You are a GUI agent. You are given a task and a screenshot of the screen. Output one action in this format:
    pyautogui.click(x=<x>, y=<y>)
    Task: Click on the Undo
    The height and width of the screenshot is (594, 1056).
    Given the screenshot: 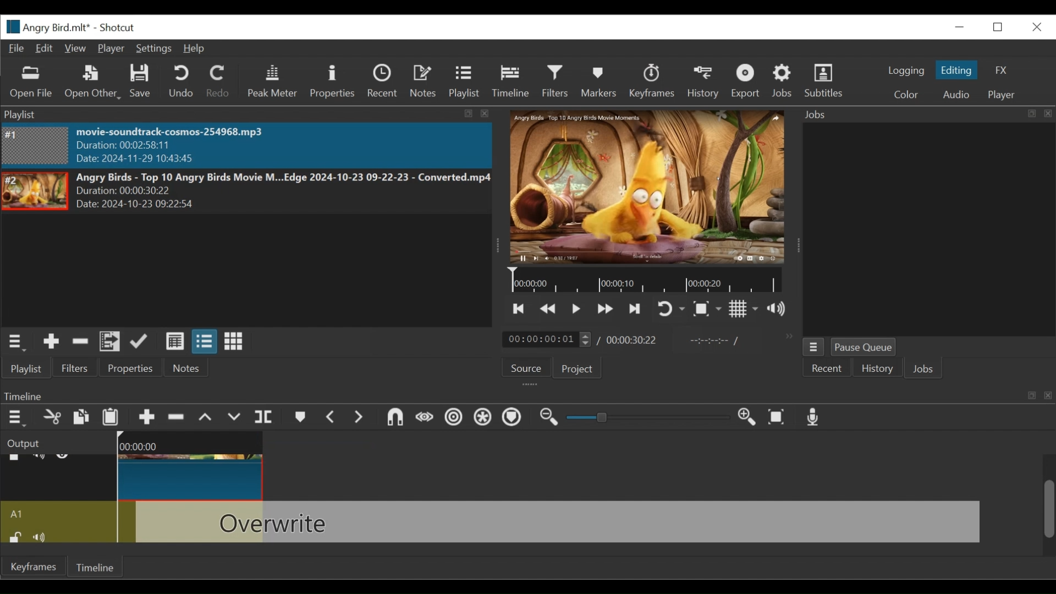 What is the action you would take?
    pyautogui.click(x=182, y=81)
    